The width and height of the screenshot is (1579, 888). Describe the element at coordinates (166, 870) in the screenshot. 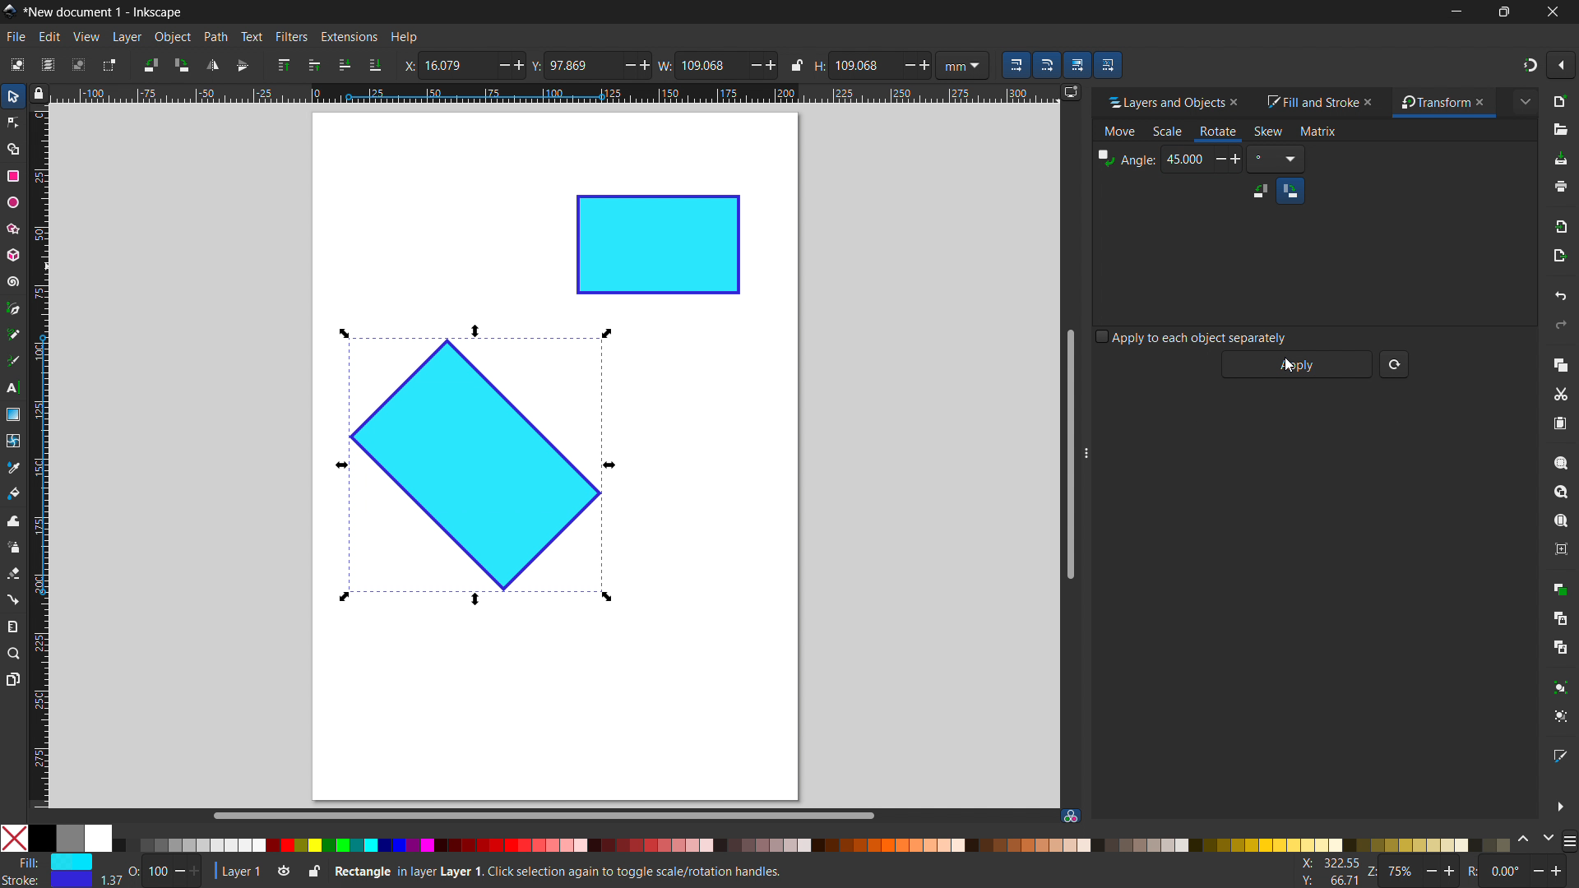

I see `O: 100` at that location.